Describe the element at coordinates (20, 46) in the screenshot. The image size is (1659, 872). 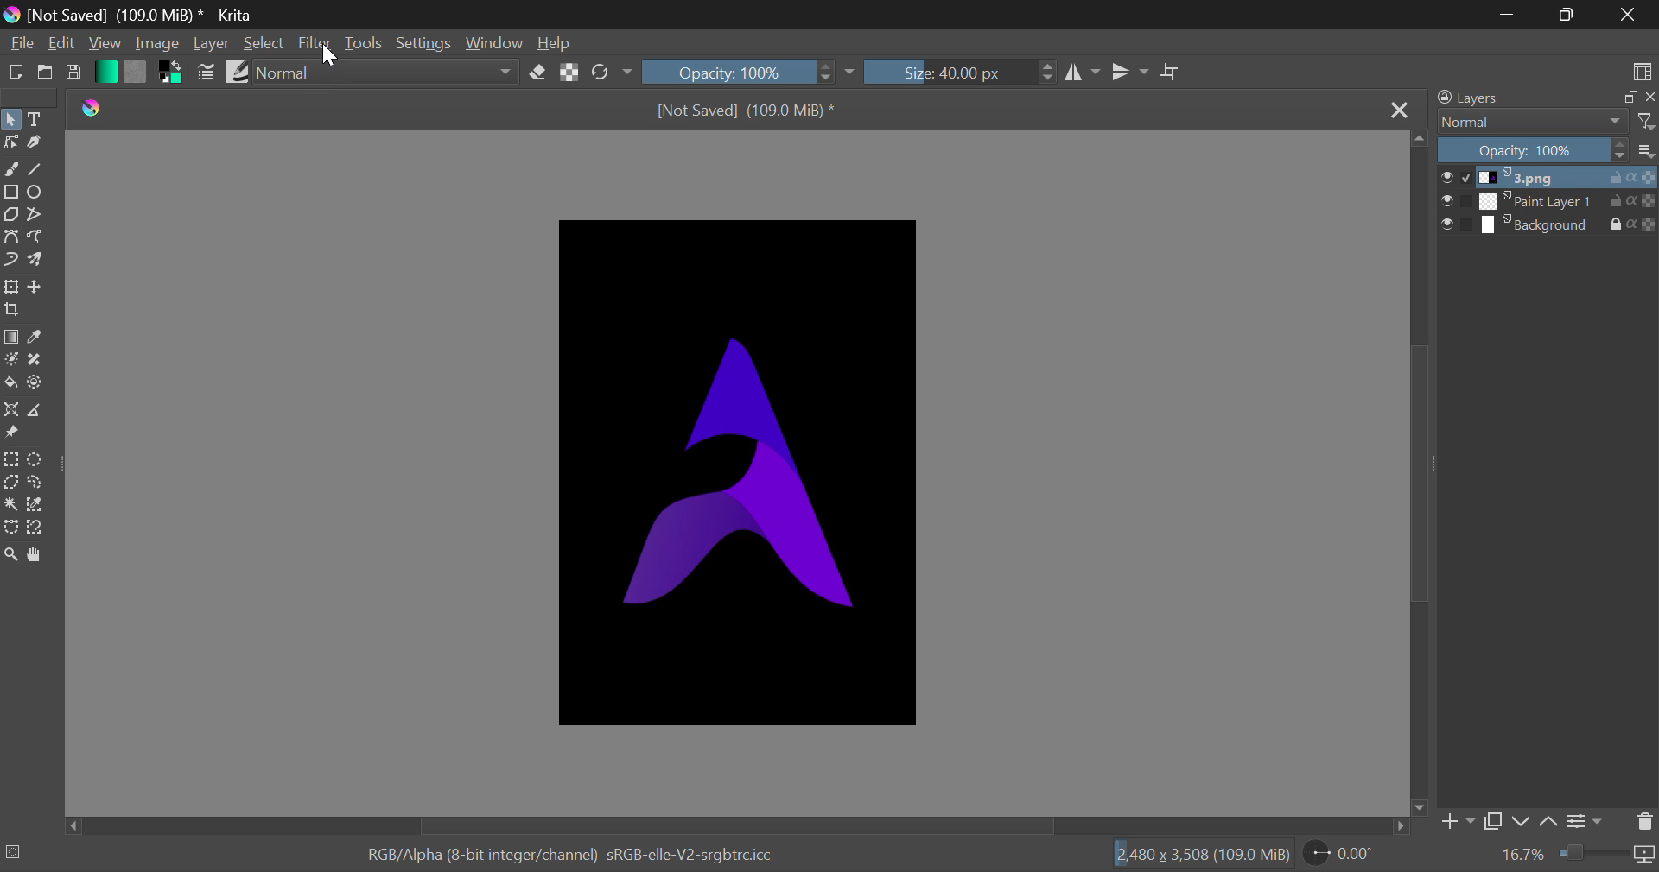
I see `File` at that location.